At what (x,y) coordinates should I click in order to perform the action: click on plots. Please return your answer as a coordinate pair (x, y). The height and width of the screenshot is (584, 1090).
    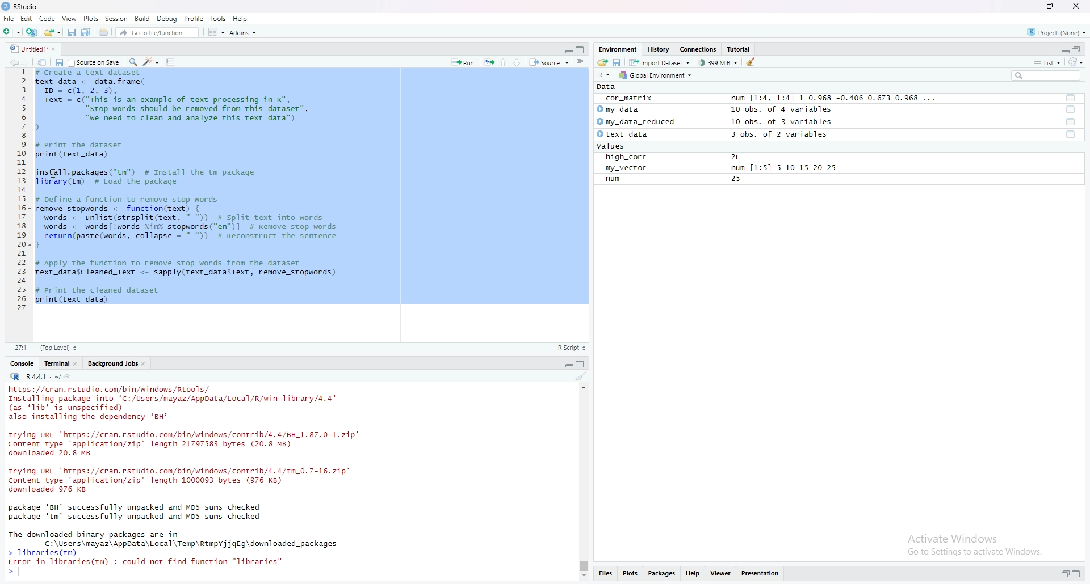
    Looking at the image, I should click on (631, 574).